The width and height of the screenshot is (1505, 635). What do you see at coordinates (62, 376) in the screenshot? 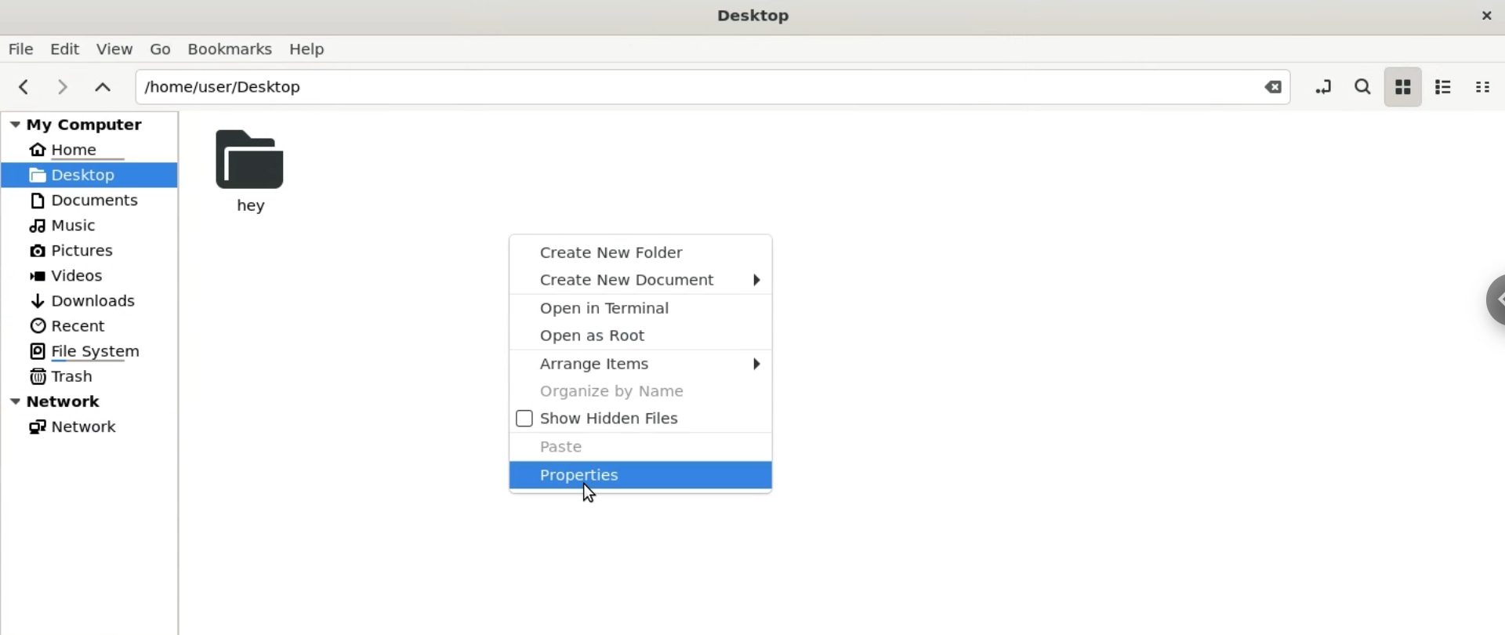
I see `trash` at bounding box center [62, 376].